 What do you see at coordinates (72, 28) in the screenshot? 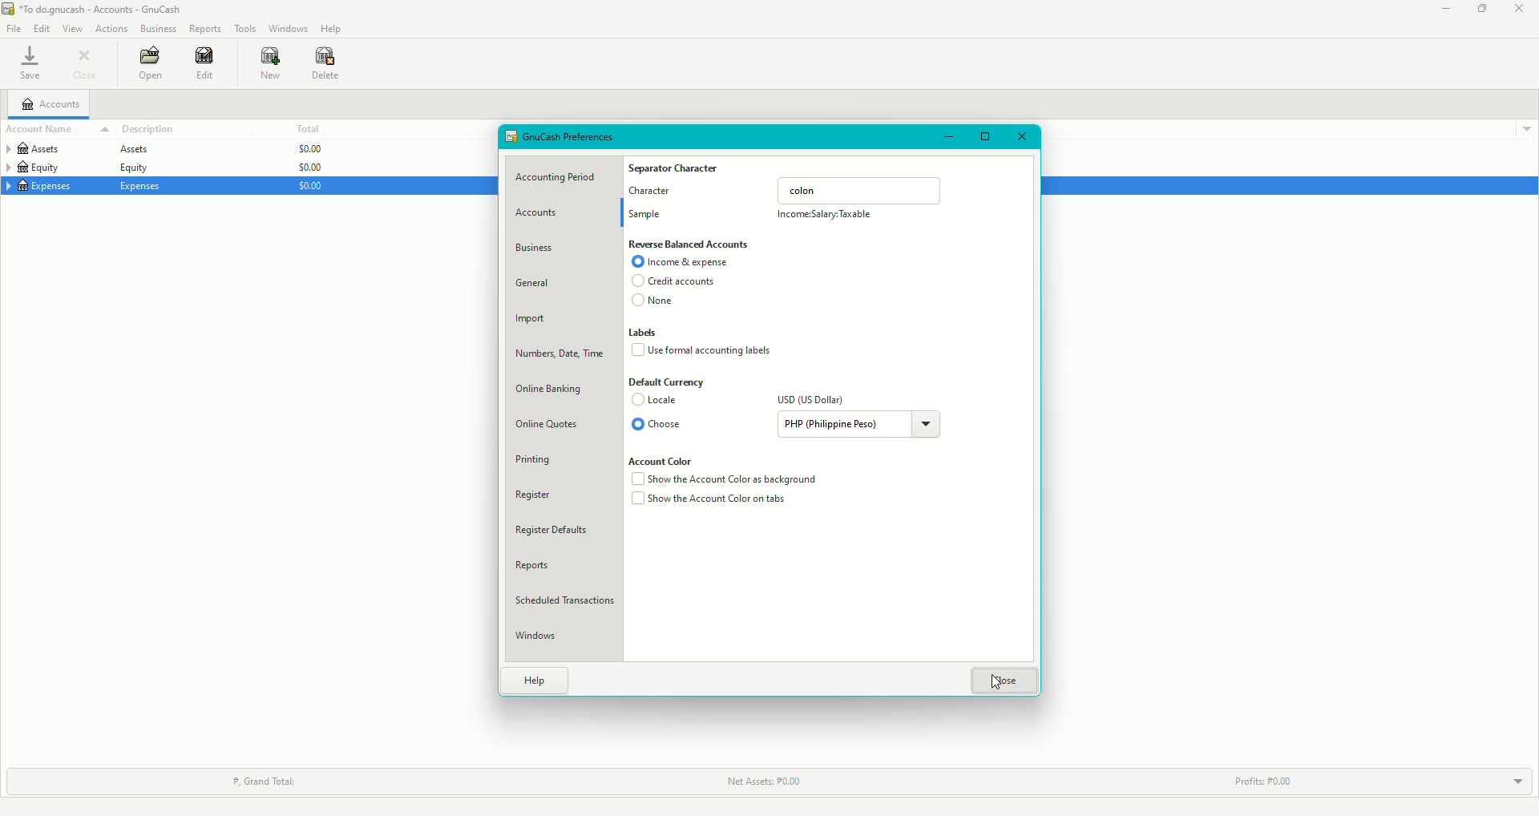
I see `View` at bounding box center [72, 28].